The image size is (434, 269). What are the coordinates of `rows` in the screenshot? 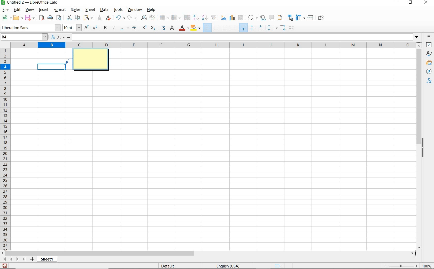 It's located at (5, 149).